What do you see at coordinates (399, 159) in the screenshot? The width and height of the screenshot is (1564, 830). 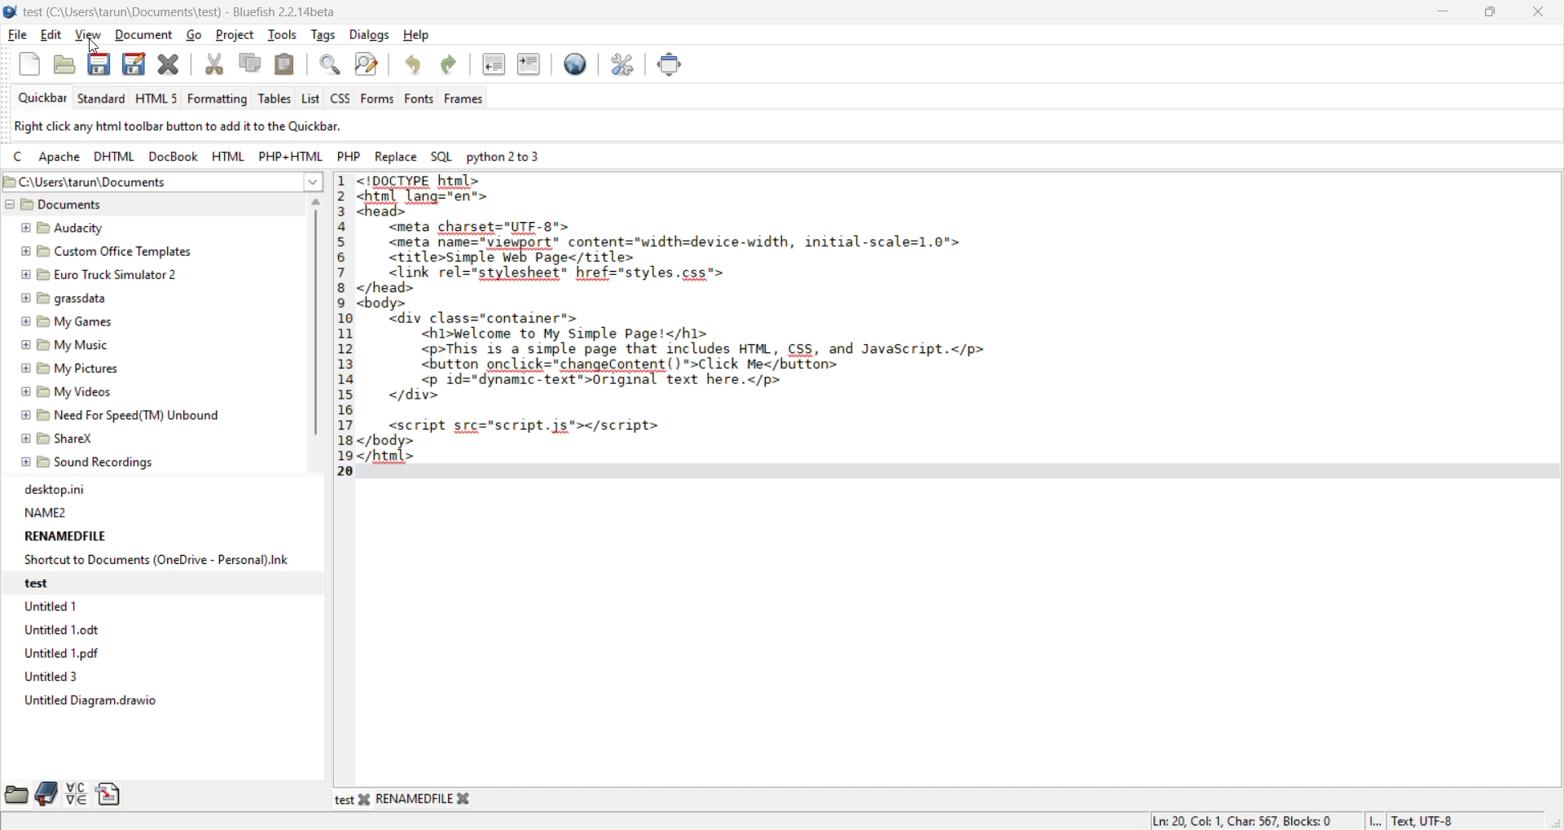 I see `replace` at bounding box center [399, 159].